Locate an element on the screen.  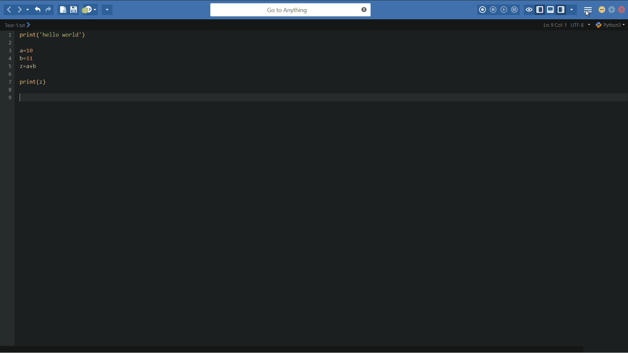
show specific tab/bar is located at coordinates (572, 10).